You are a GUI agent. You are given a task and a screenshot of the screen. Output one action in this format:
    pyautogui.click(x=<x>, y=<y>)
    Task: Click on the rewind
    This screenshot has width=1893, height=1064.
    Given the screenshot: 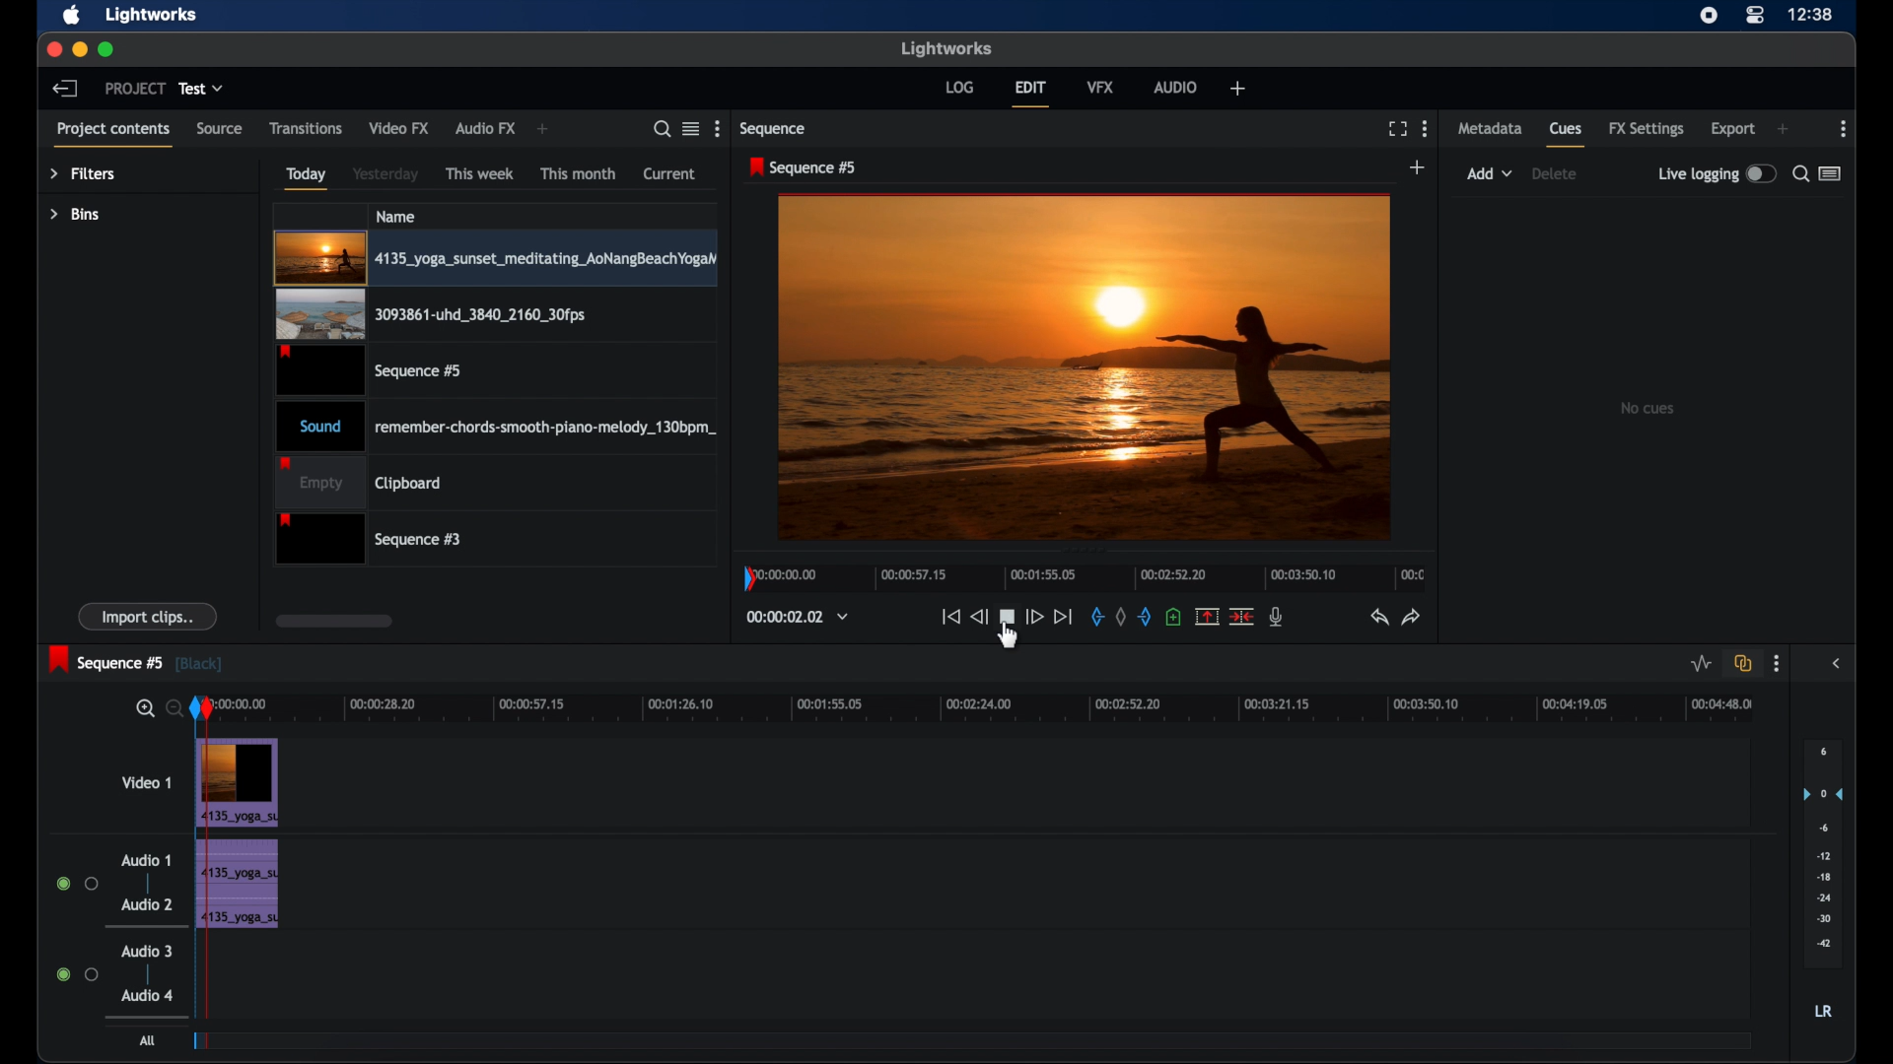 What is the action you would take?
    pyautogui.click(x=980, y=617)
    